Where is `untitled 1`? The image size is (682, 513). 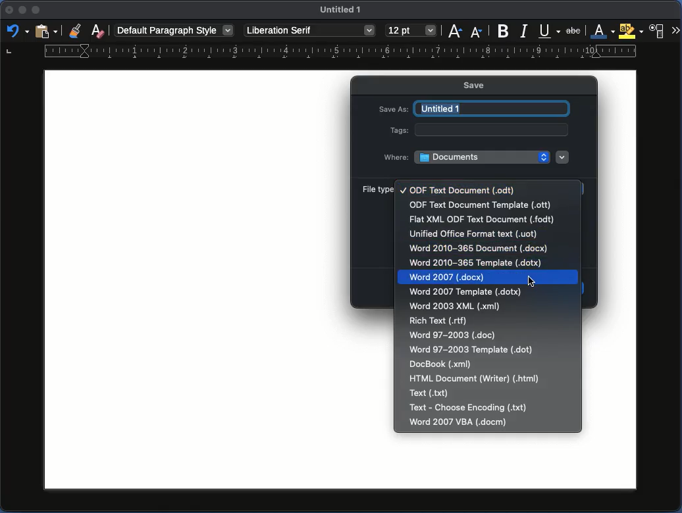 untitled 1 is located at coordinates (488, 109).